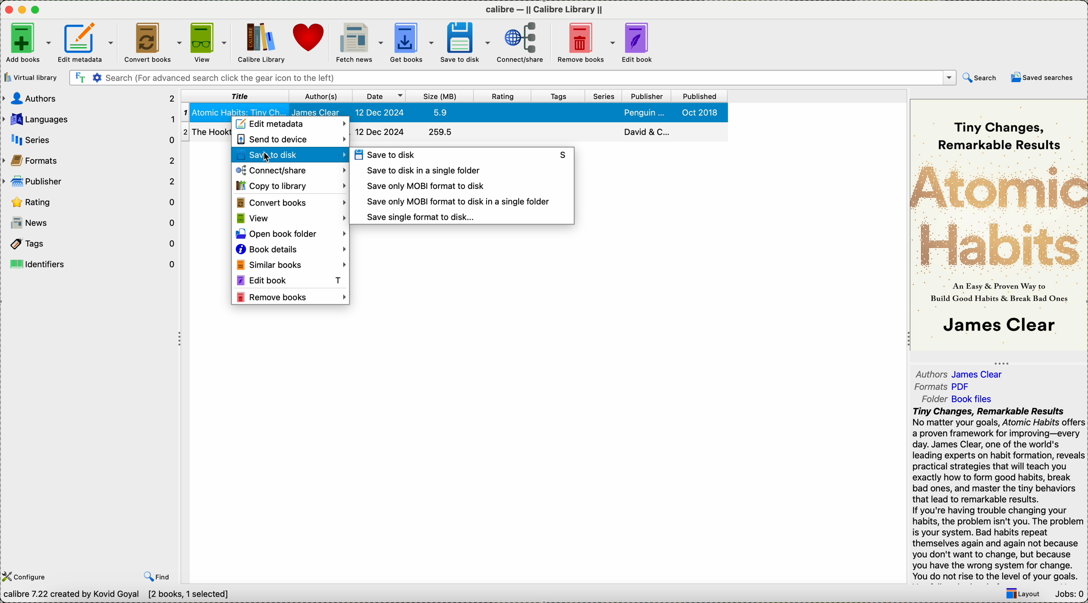  What do you see at coordinates (962, 374) in the screenshot?
I see `authors` at bounding box center [962, 374].